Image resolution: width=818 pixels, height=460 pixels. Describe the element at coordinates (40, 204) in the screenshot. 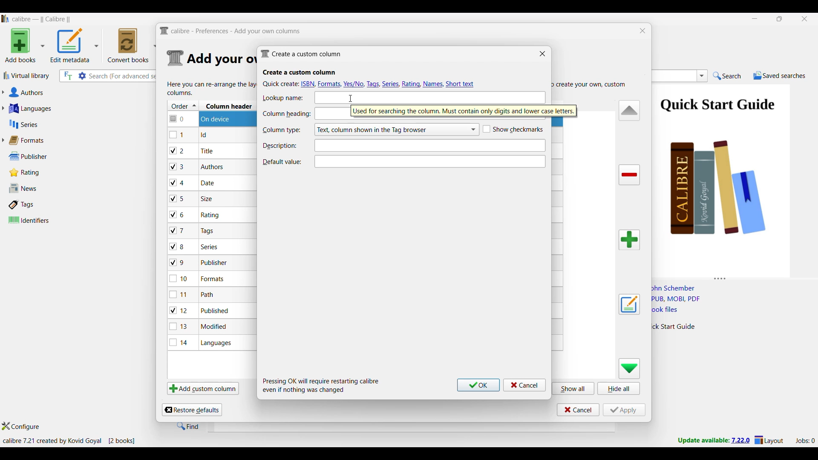

I see `Tags` at that location.